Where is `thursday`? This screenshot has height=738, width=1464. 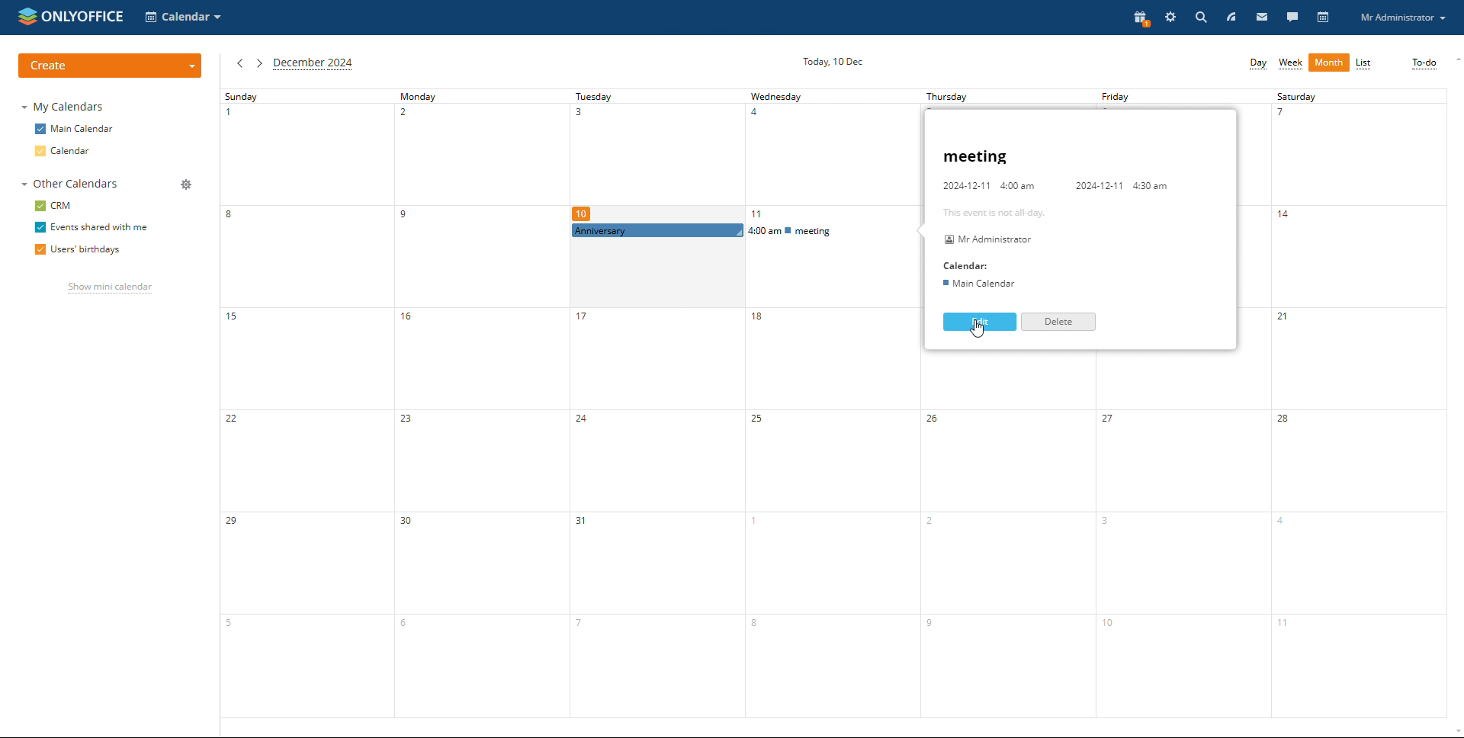 thursday is located at coordinates (1010, 535).